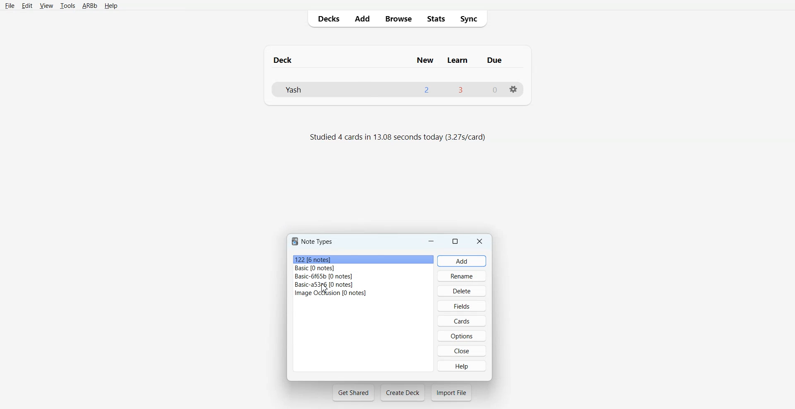  I want to click on Close, so click(480, 241).